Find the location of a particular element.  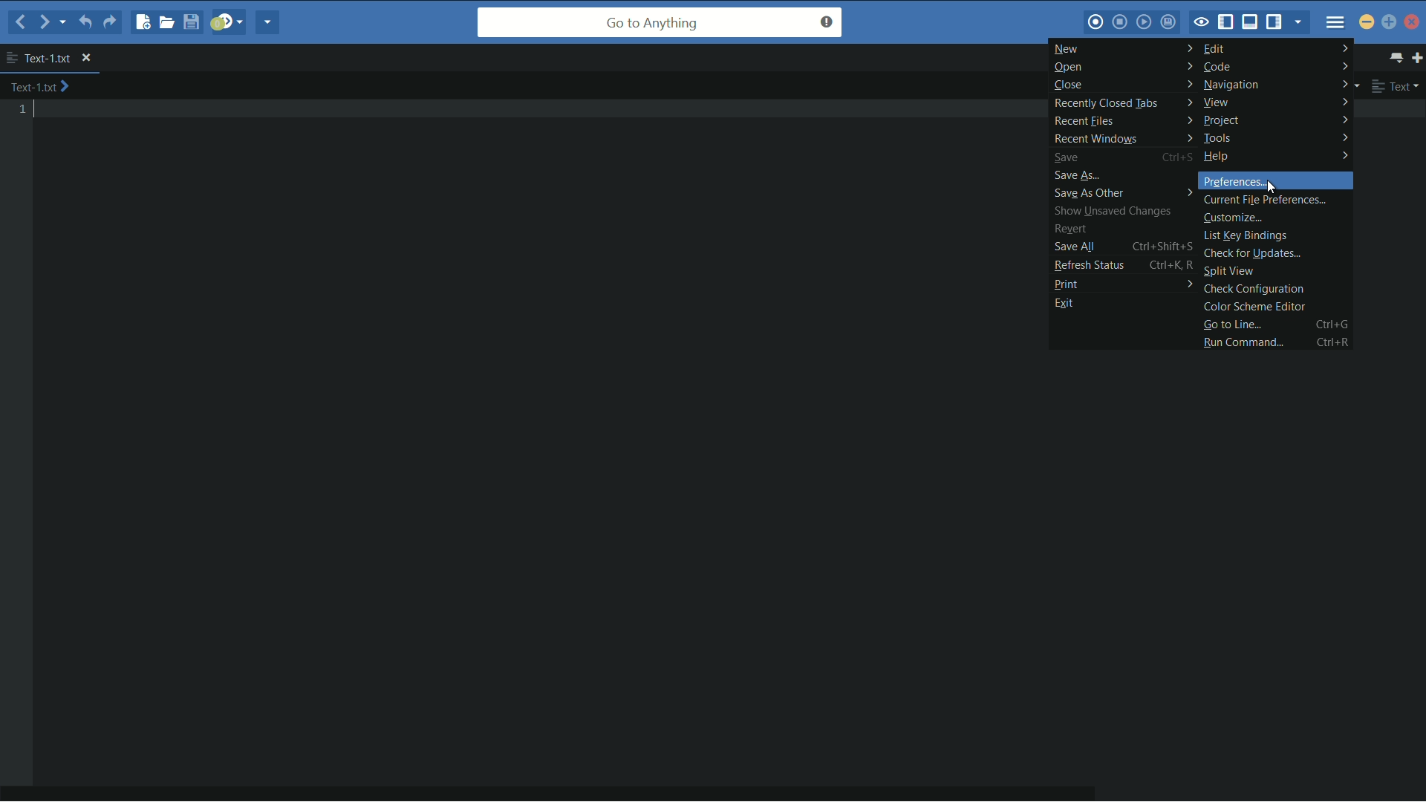

current file preferences is located at coordinates (1263, 200).